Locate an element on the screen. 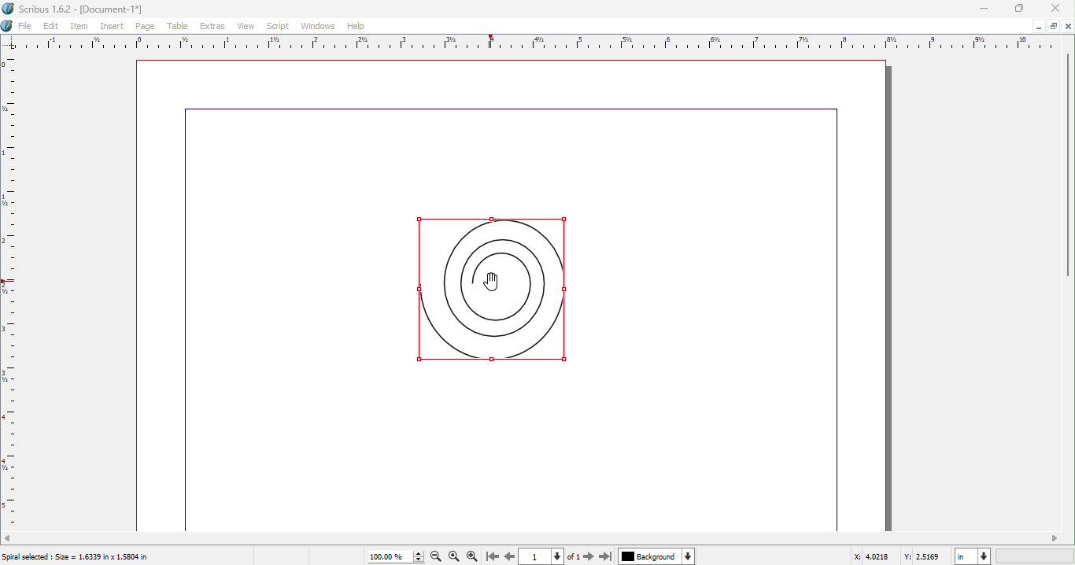 The image size is (1075, 565). Select the current layer is located at coordinates (648, 556).